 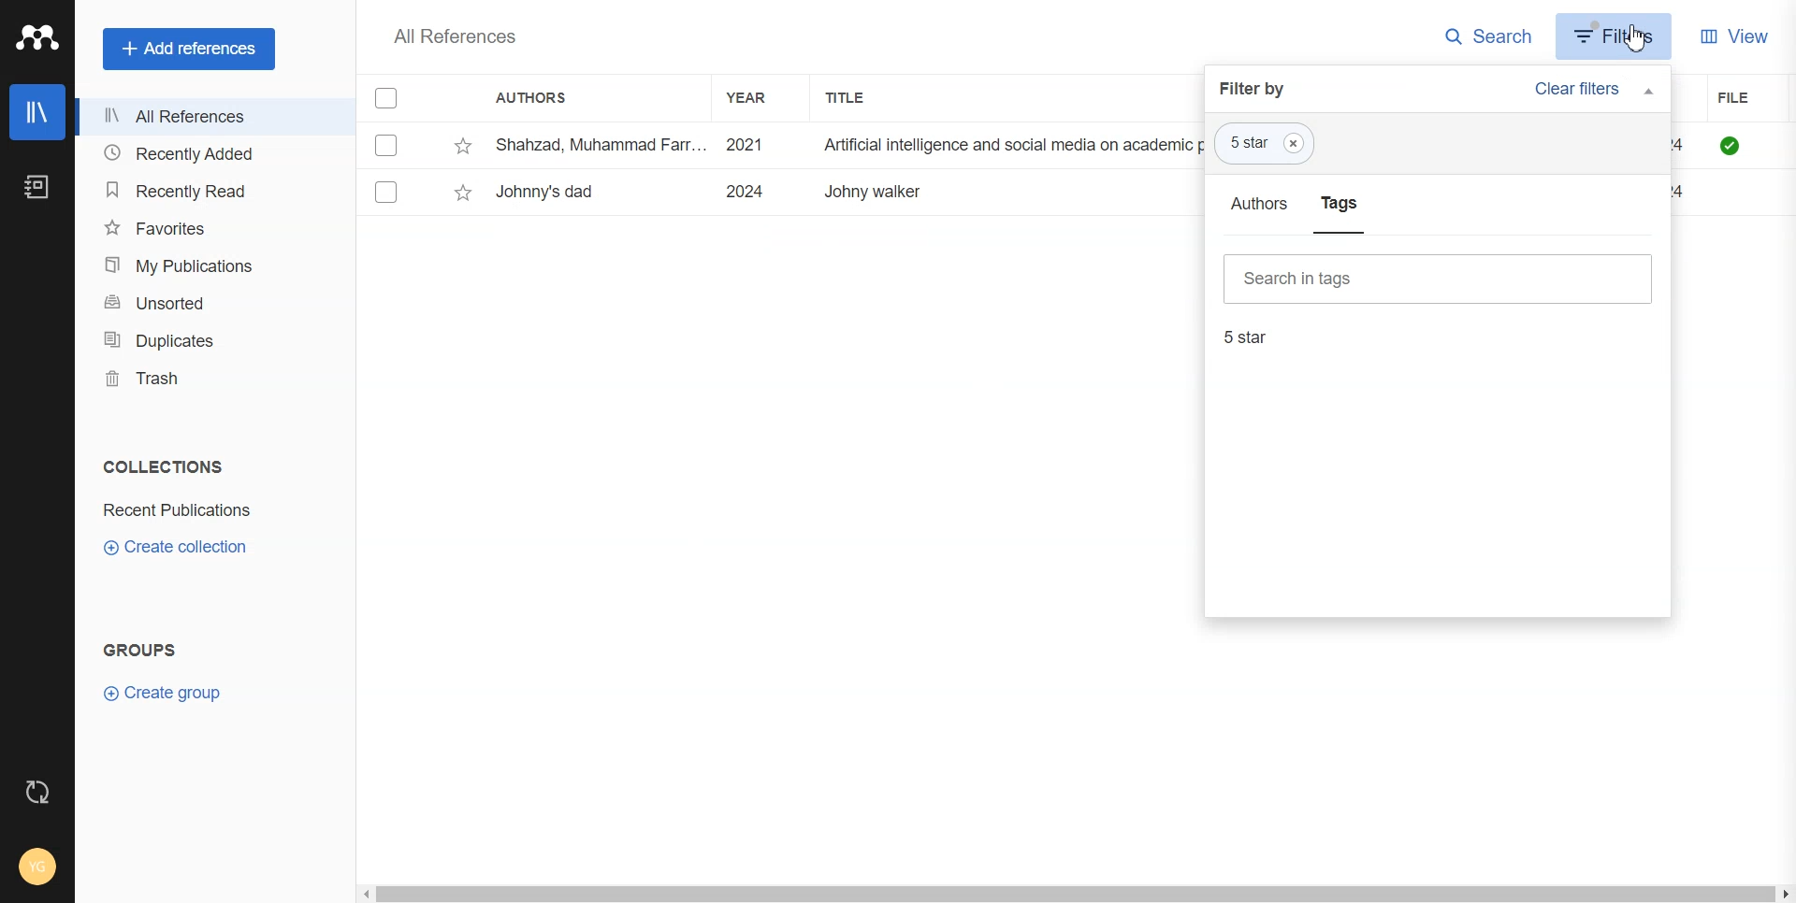 I want to click on Checklist, so click(x=388, y=98).